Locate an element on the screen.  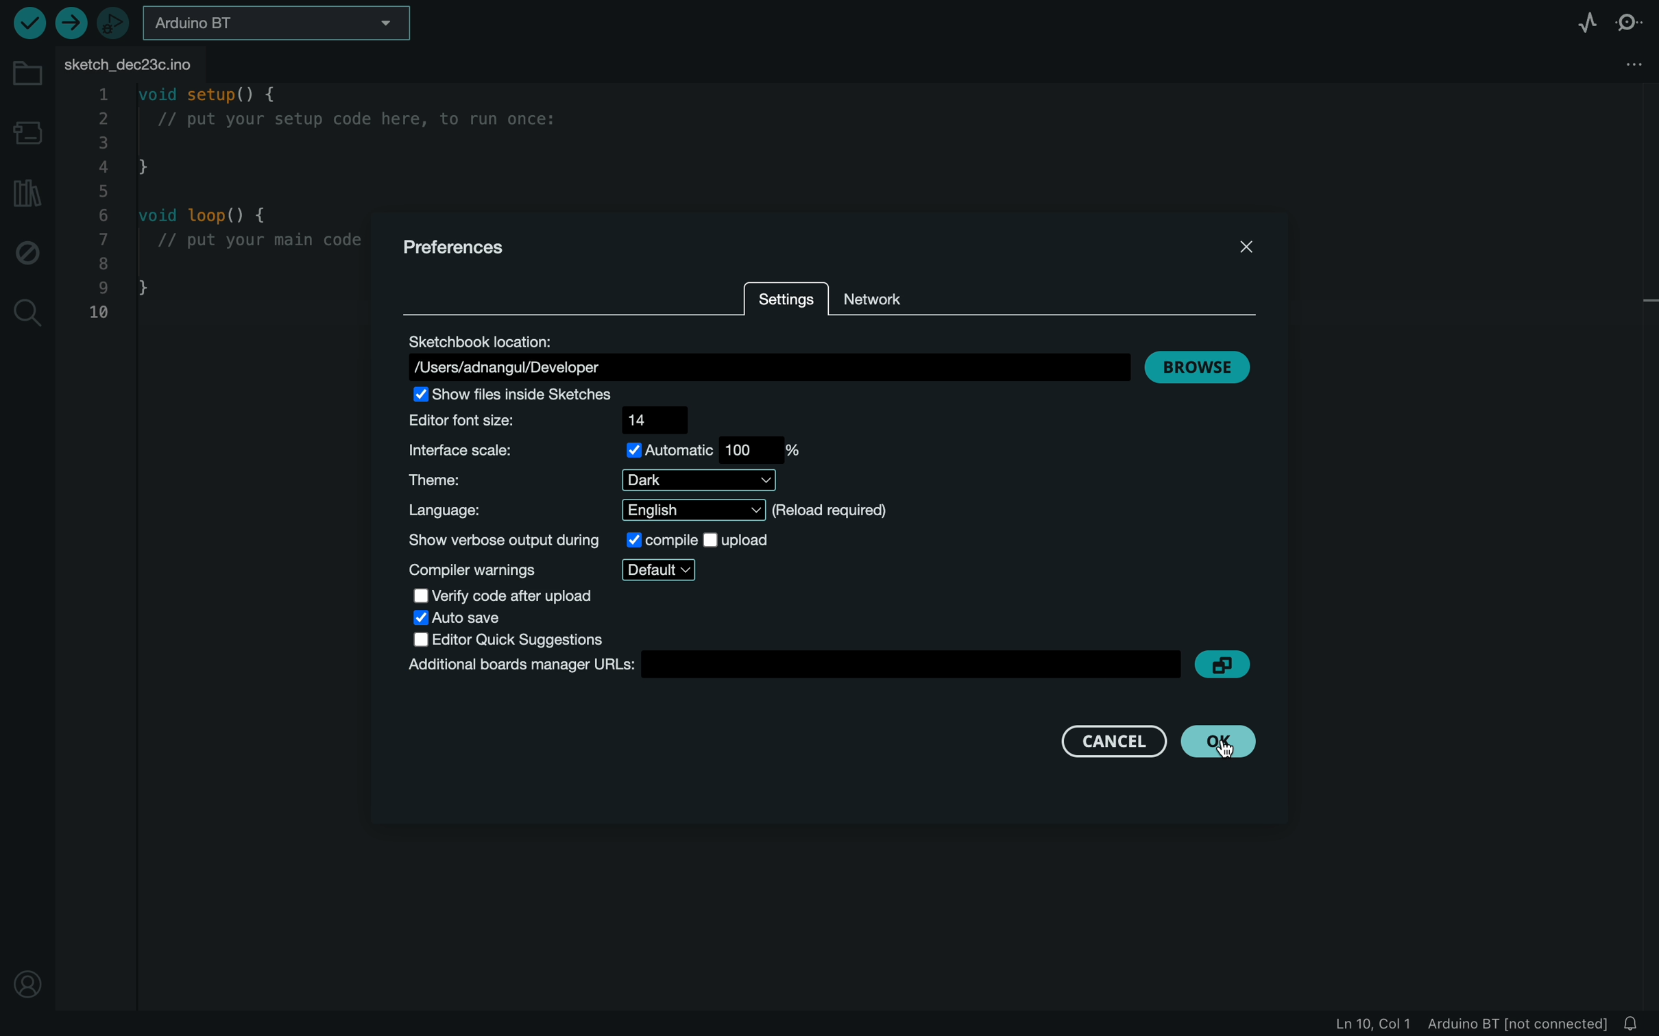
file tab is located at coordinates (145, 62).